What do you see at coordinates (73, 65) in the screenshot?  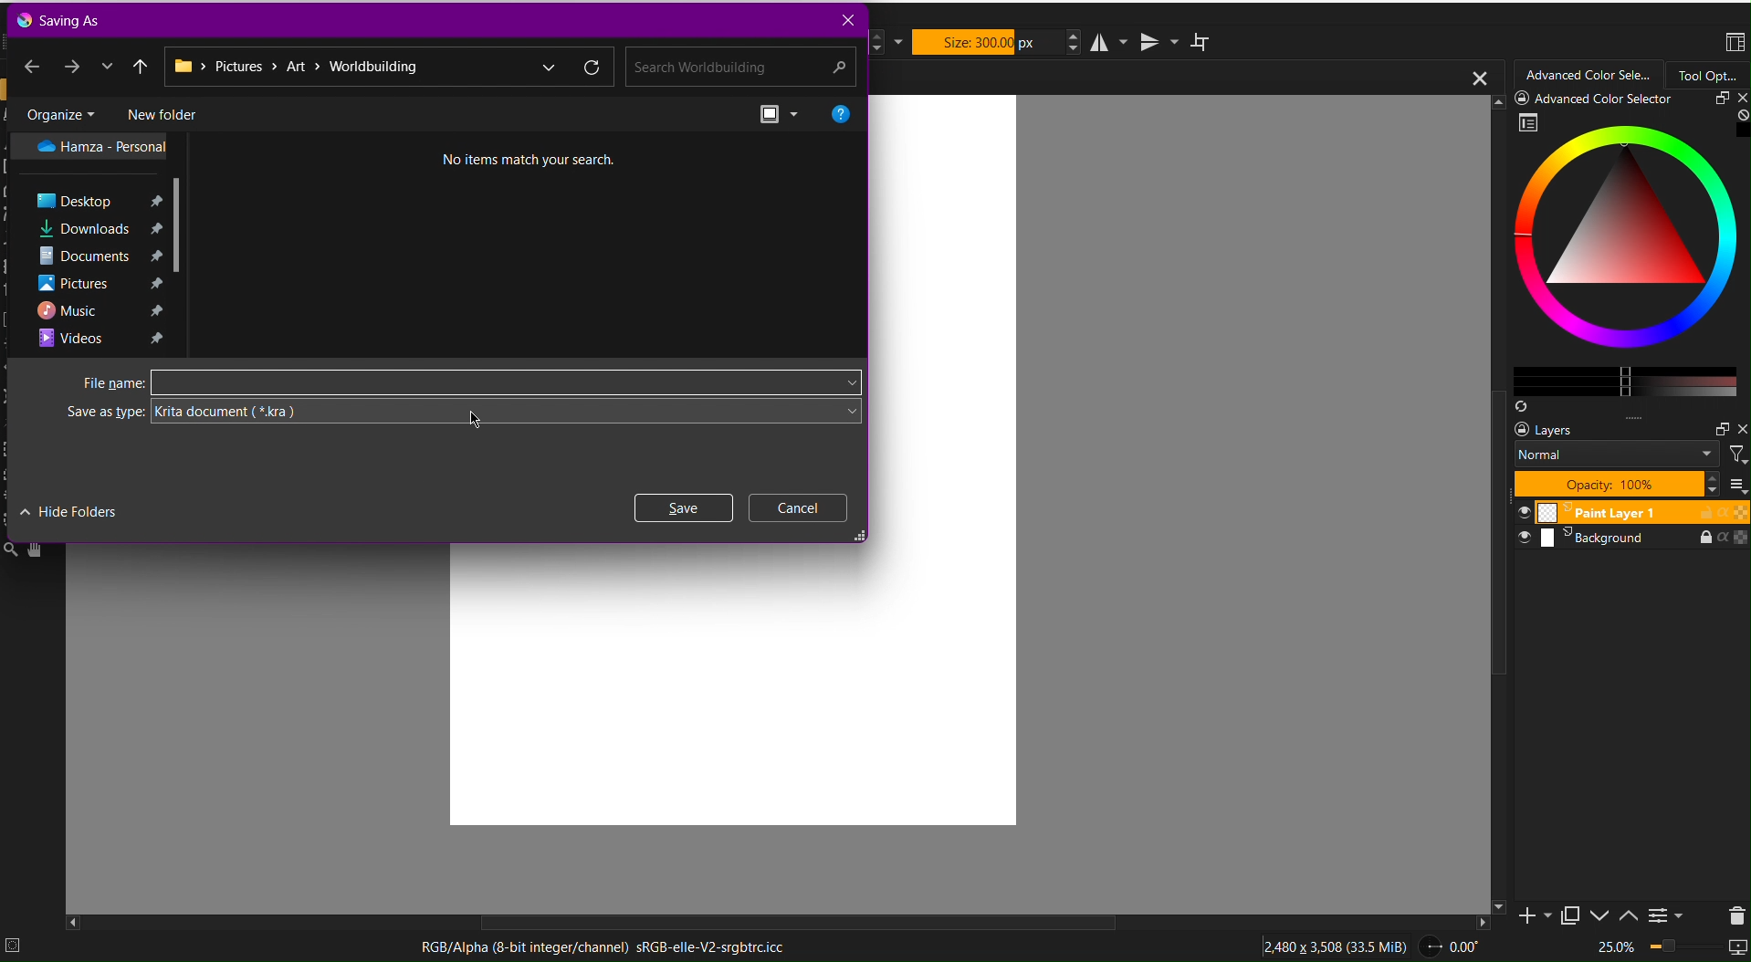 I see `Next` at bounding box center [73, 65].